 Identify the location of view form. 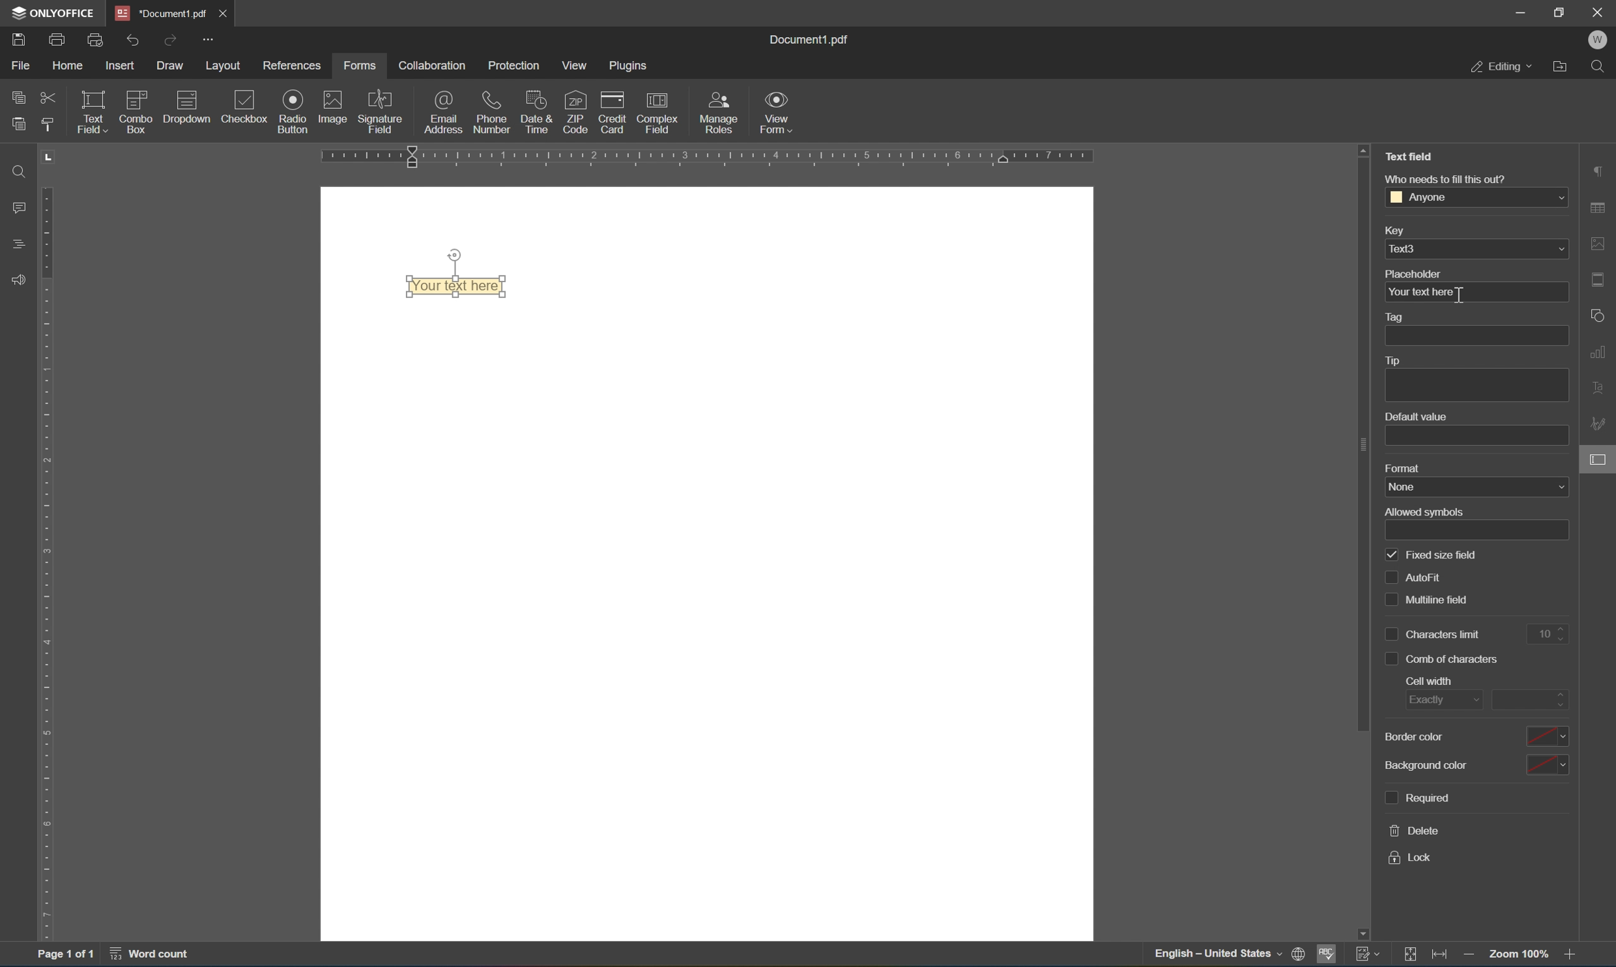
(775, 111).